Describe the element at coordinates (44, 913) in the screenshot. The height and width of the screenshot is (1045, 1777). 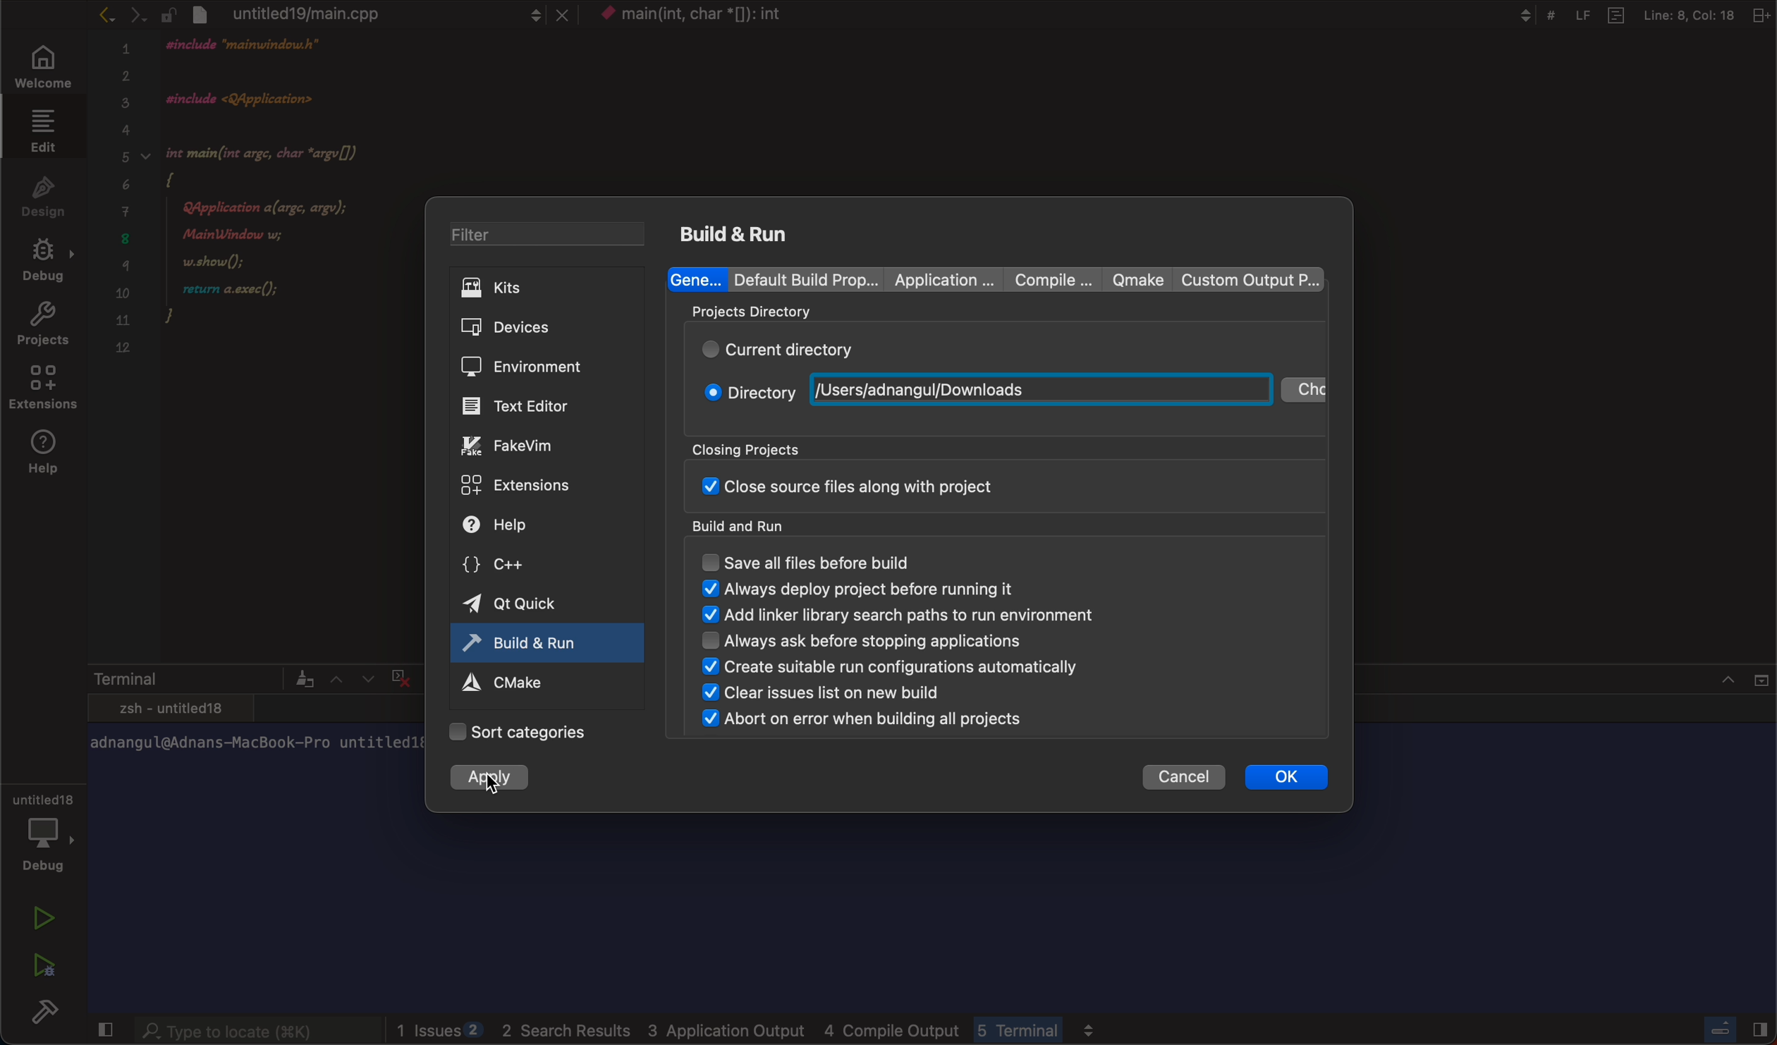
I see `run` at that location.